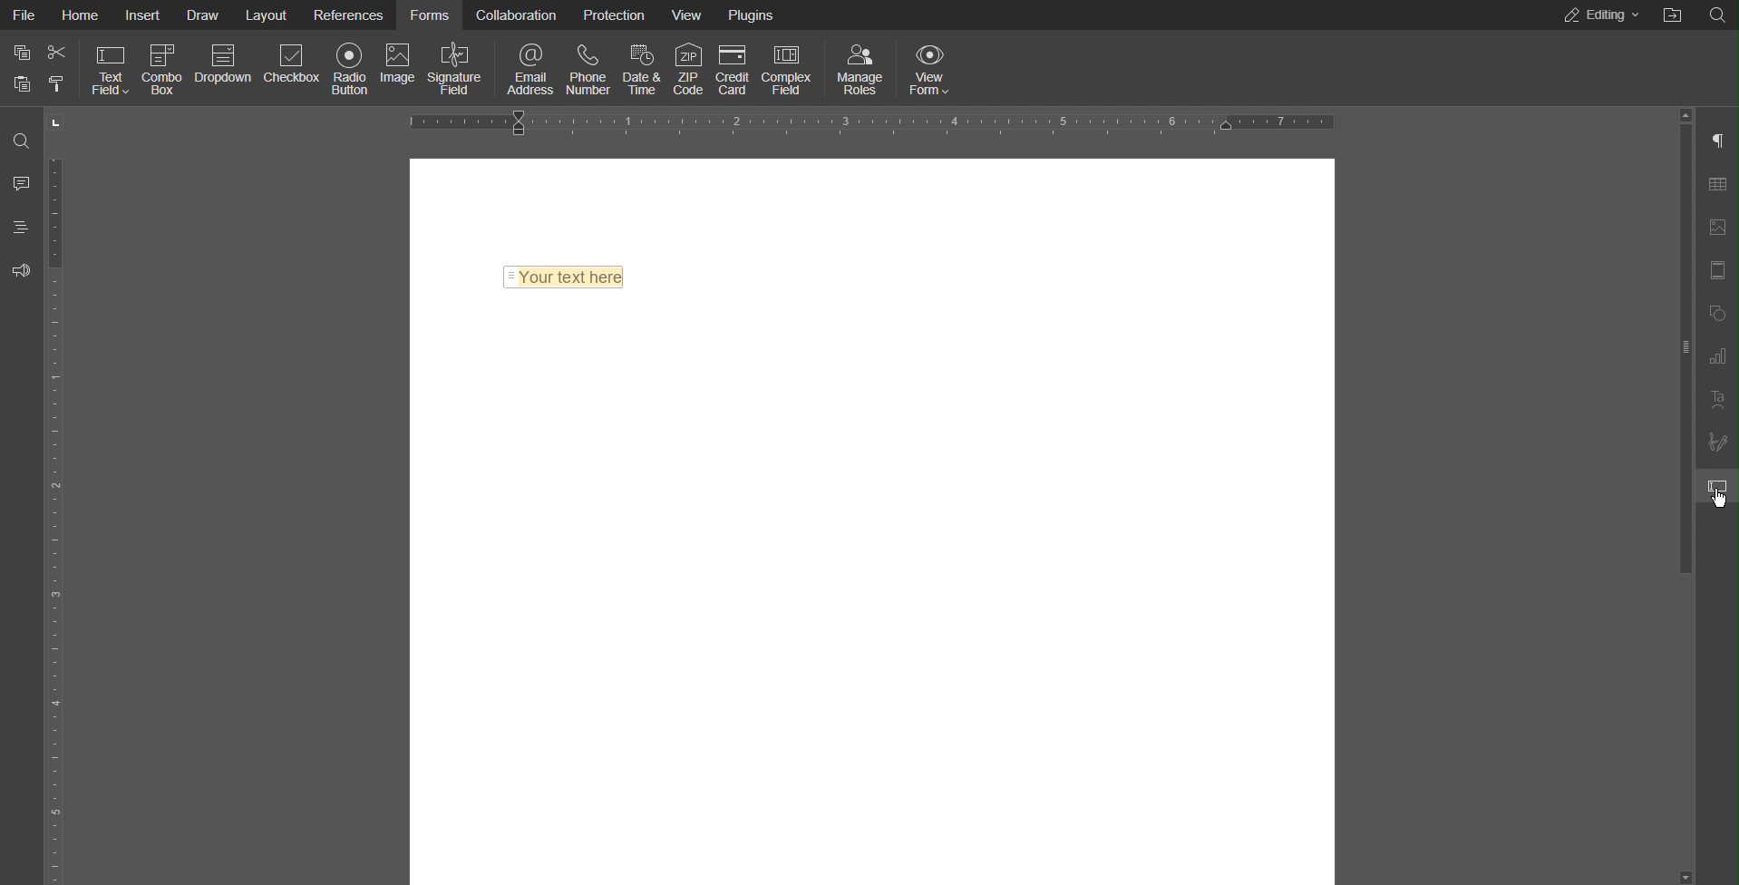 The height and width of the screenshot is (885, 1739). What do you see at coordinates (20, 268) in the screenshot?
I see `Feedback and Support` at bounding box center [20, 268].